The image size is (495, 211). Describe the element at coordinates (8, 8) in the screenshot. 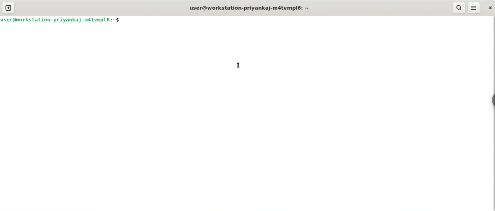

I see `new tab` at that location.